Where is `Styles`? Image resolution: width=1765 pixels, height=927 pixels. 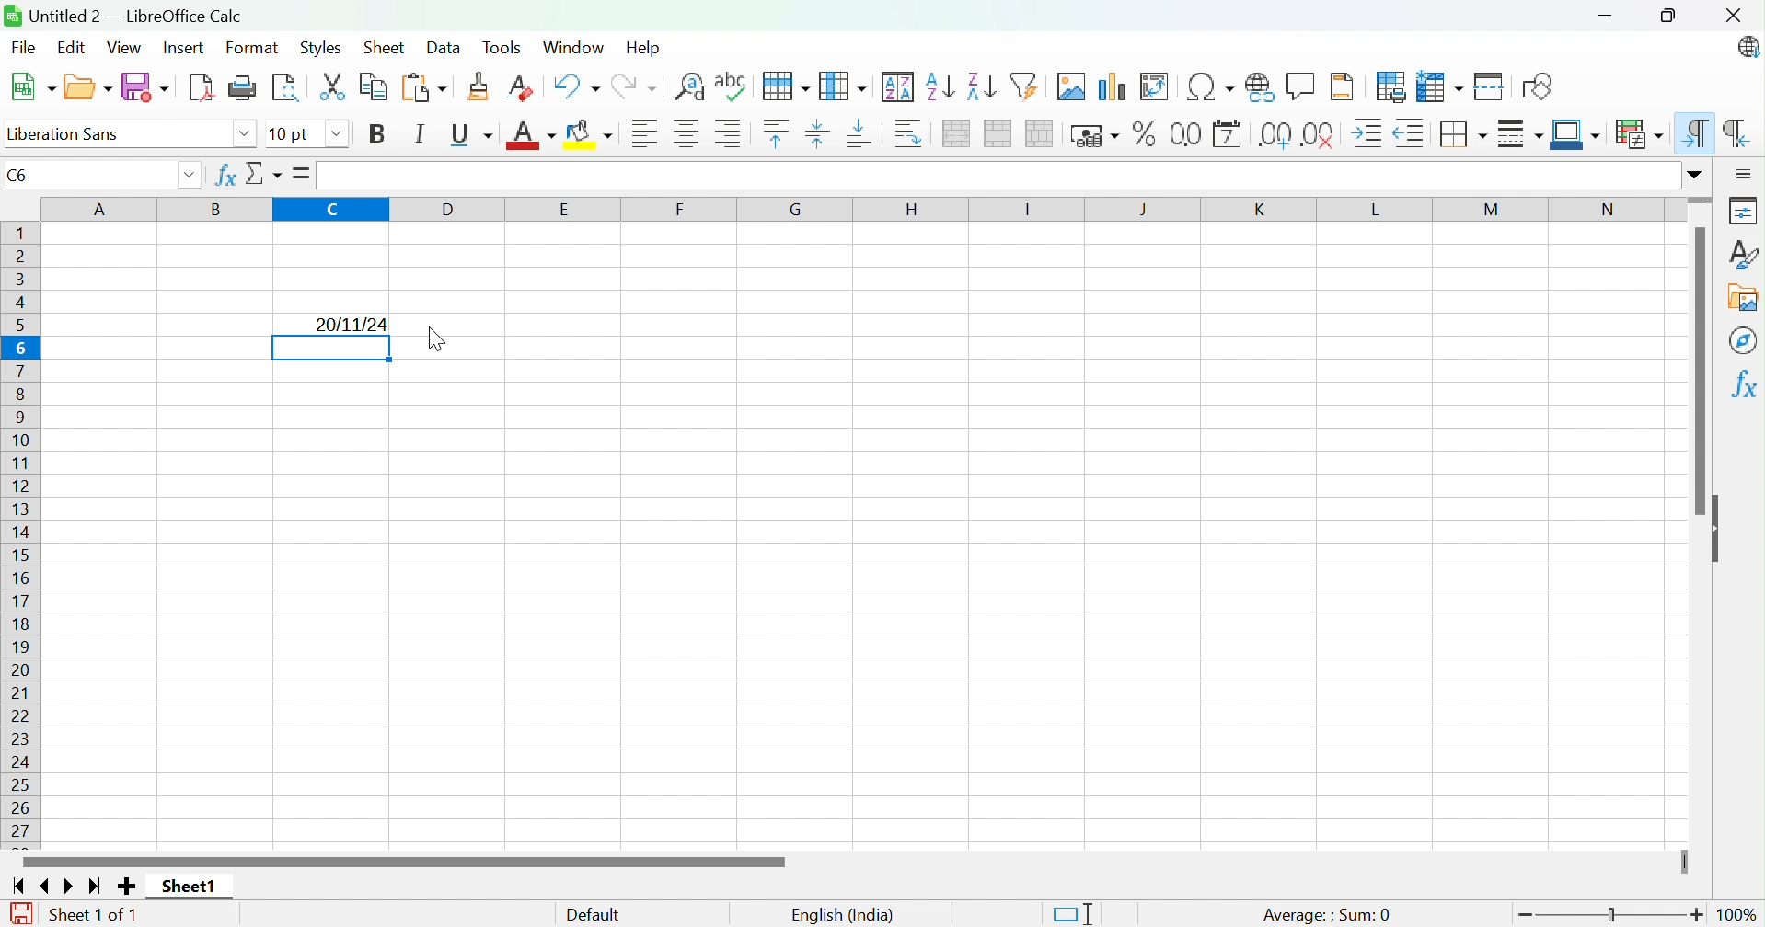 Styles is located at coordinates (321, 46).